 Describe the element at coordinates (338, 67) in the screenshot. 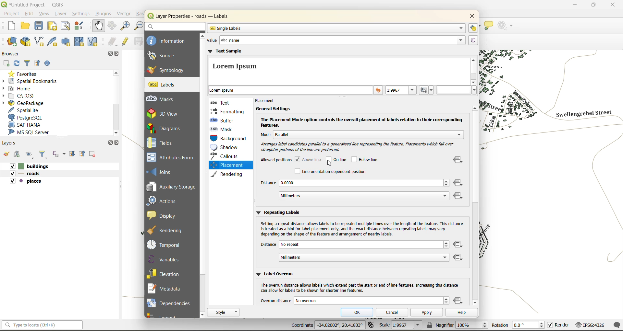

I see `text sample` at that location.